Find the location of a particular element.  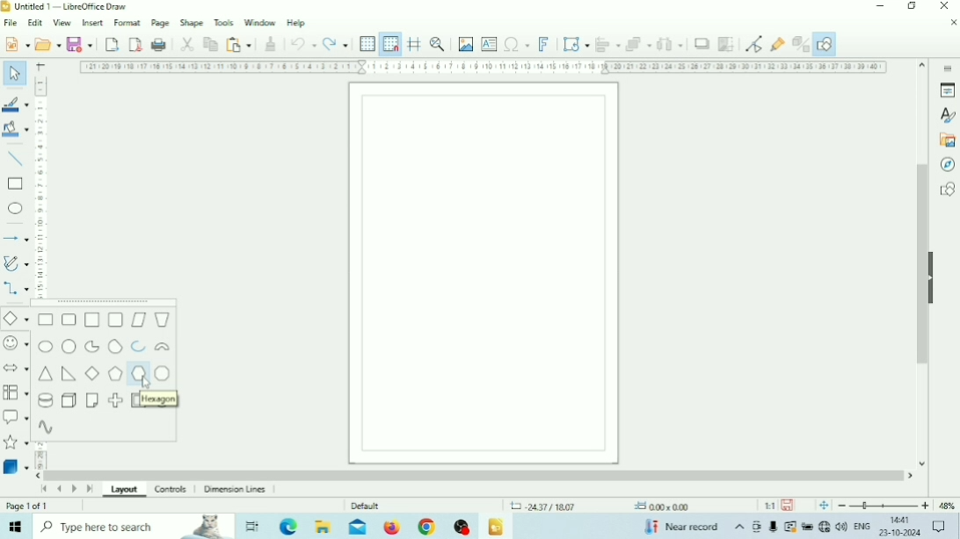

Mic is located at coordinates (774, 527).